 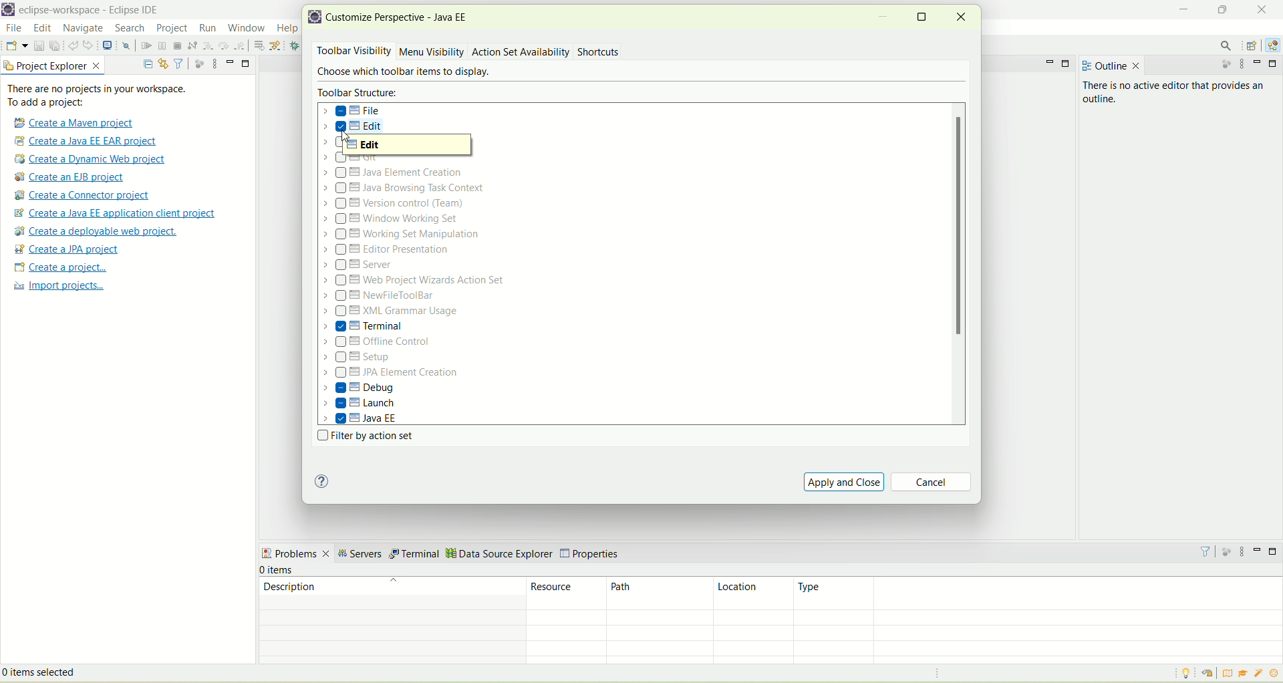 What do you see at coordinates (315, 19) in the screenshot?
I see `logo` at bounding box center [315, 19].